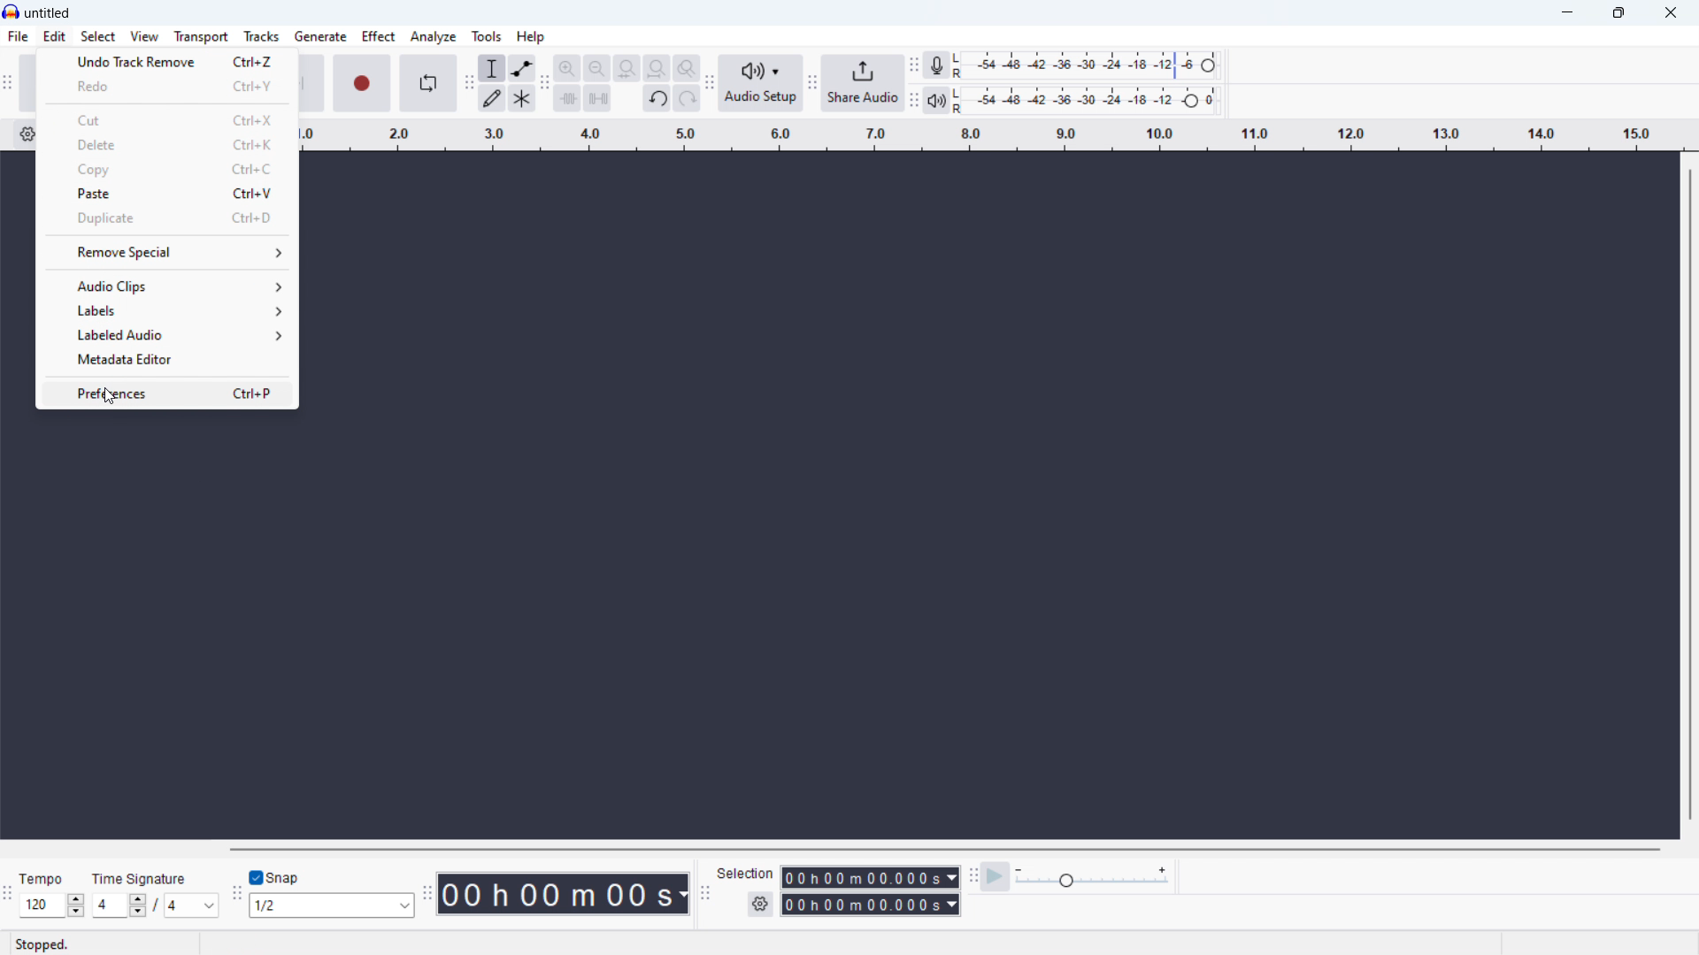 Image resolution: width=1699 pixels, height=955 pixels. What do you see at coordinates (363, 84) in the screenshot?
I see `record` at bounding box center [363, 84].